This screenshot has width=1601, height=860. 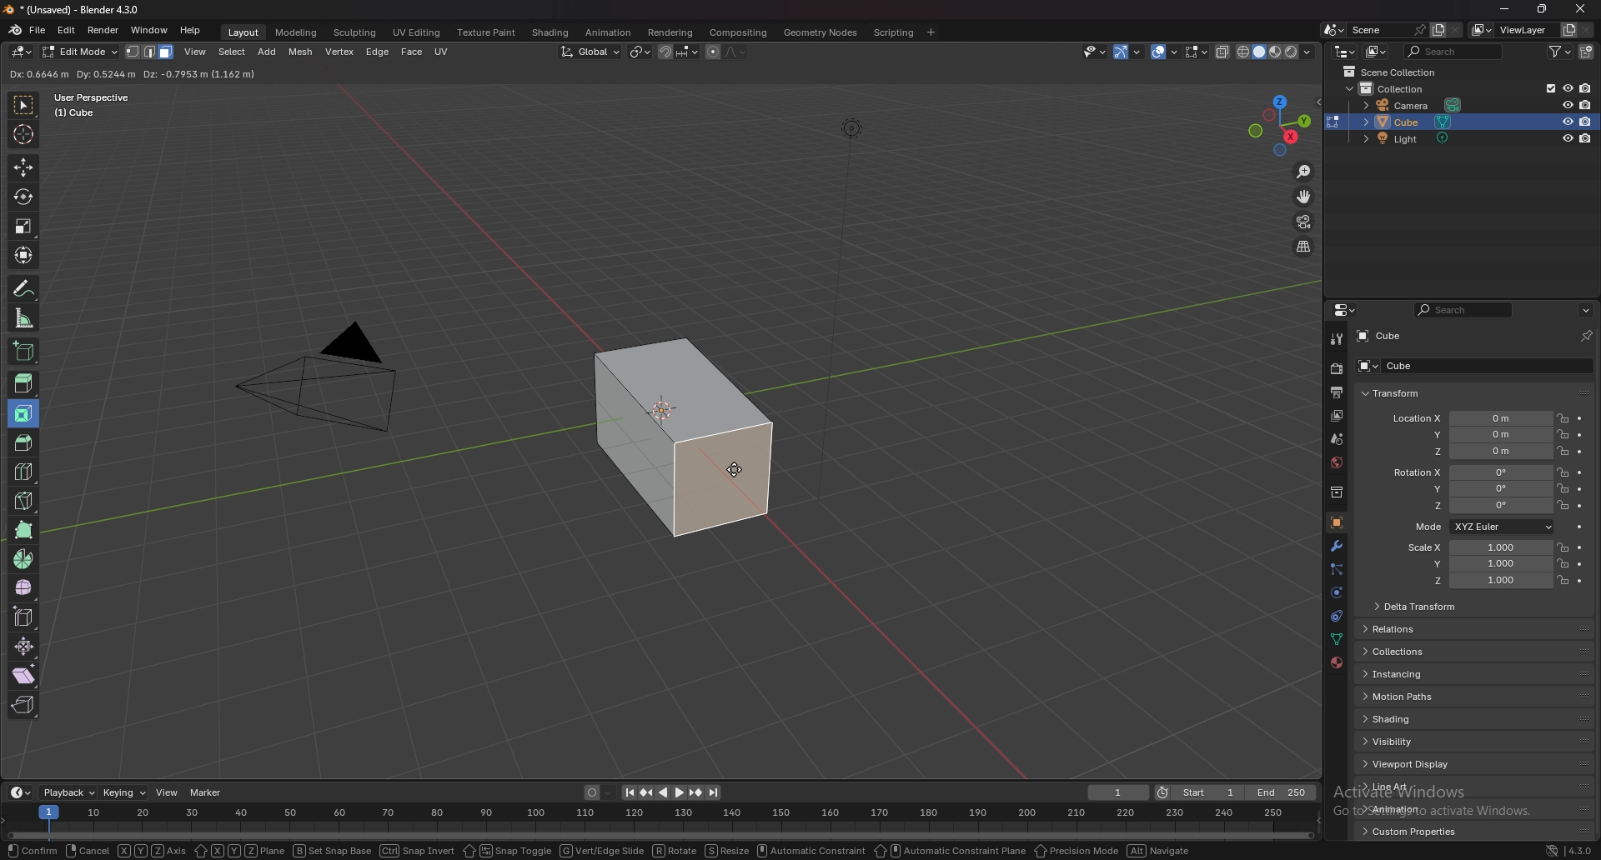 What do you see at coordinates (1336, 593) in the screenshot?
I see `physics` at bounding box center [1336, 593].